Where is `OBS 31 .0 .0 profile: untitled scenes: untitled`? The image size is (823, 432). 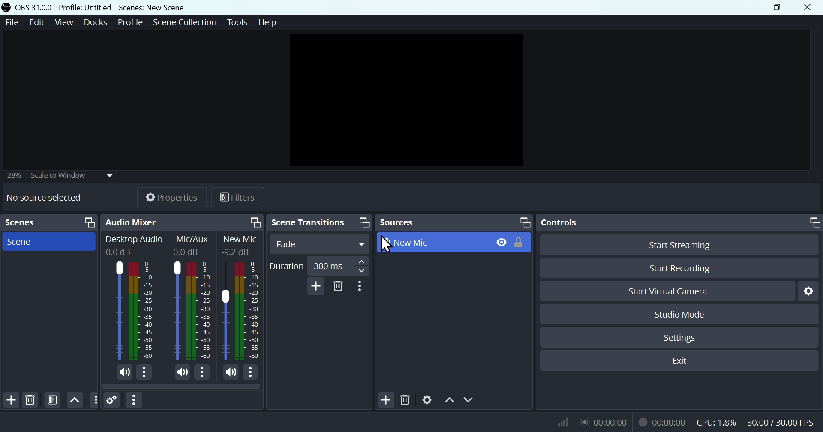 OBS 31 .0 .0 profile: untitled scenes: untitled is located at coordinates (113, 7).